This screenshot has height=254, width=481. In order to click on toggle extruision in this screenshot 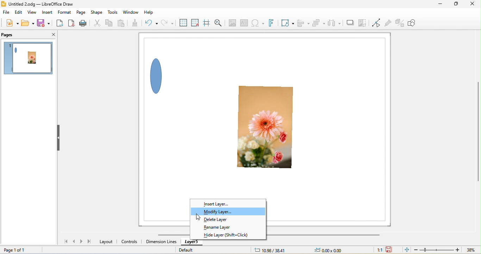, I will do `click(400, 23)`.